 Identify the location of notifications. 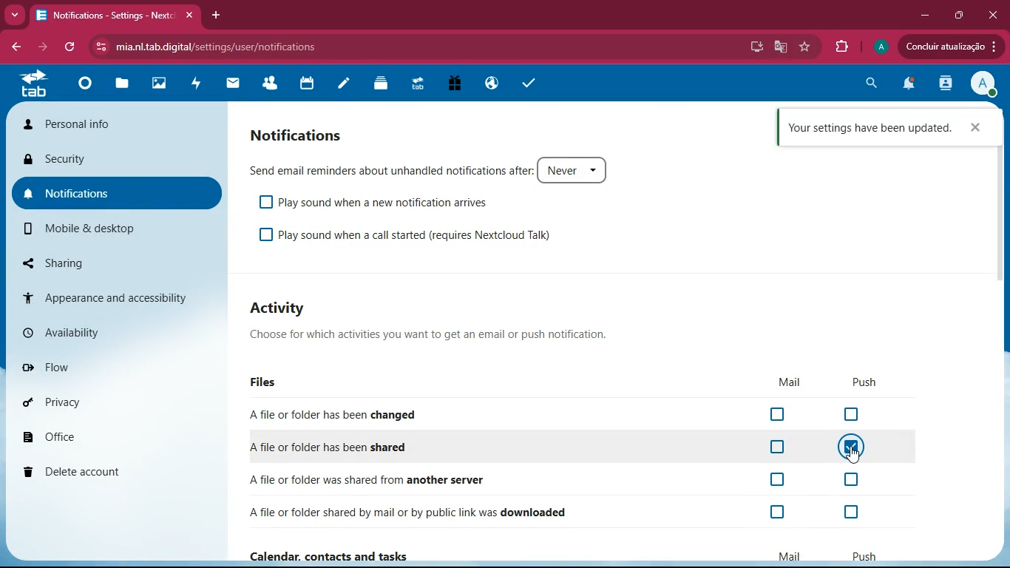
(118, 193).